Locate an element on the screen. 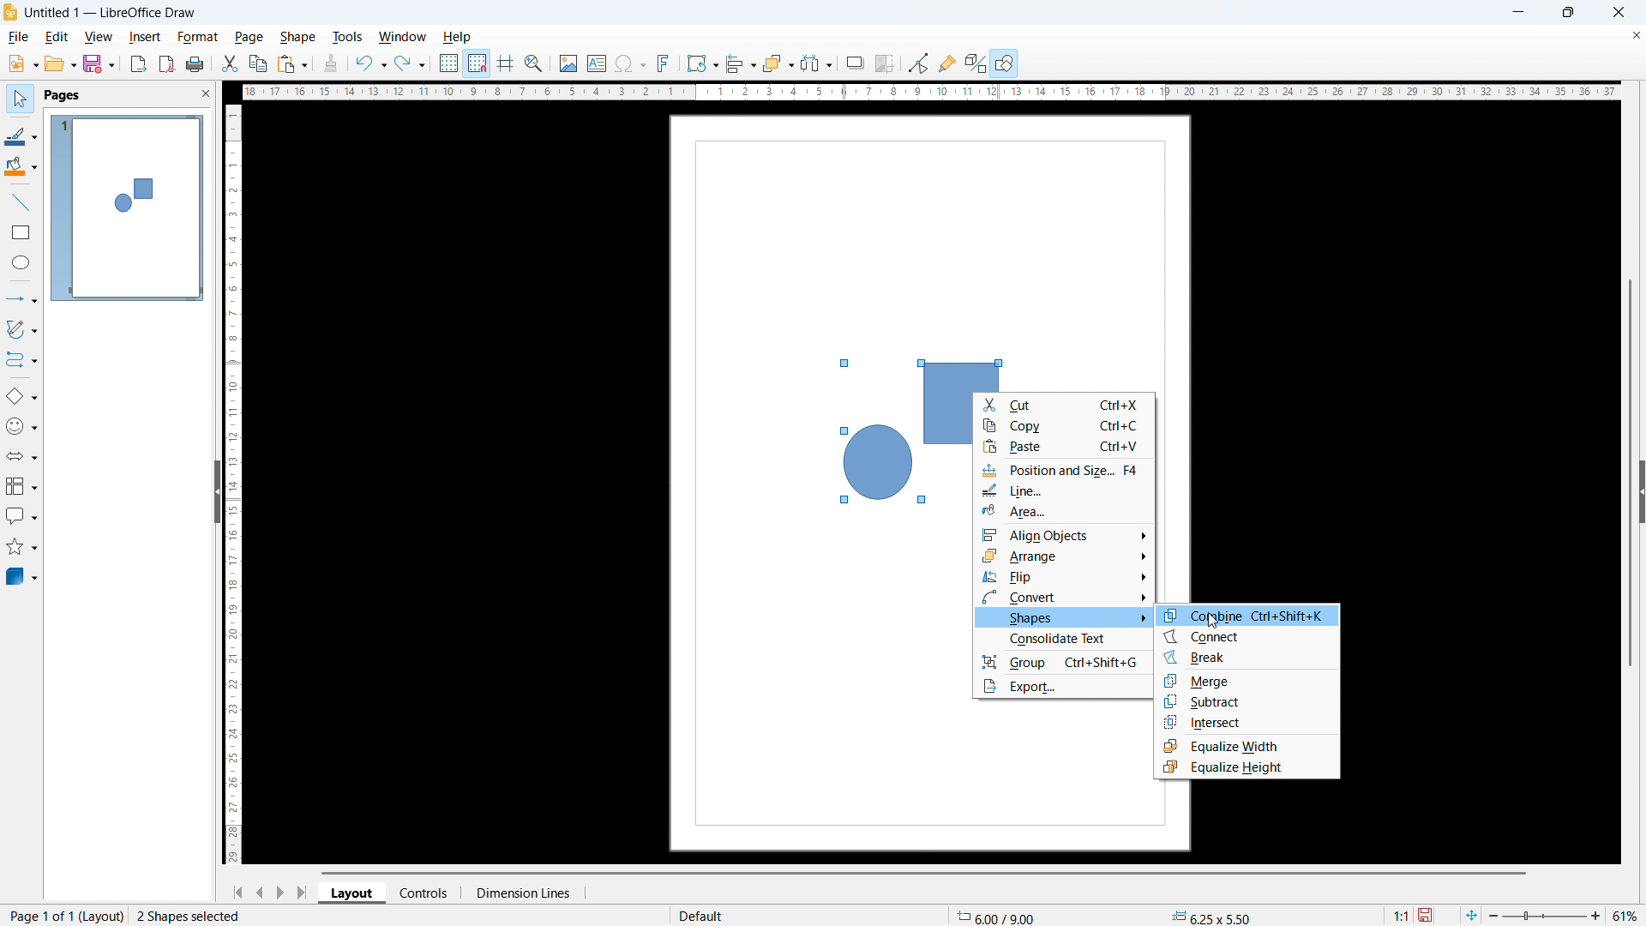 The width and height of the screenshot is (1646, 926). insert fontwork text is located at coordinates (664, 64).